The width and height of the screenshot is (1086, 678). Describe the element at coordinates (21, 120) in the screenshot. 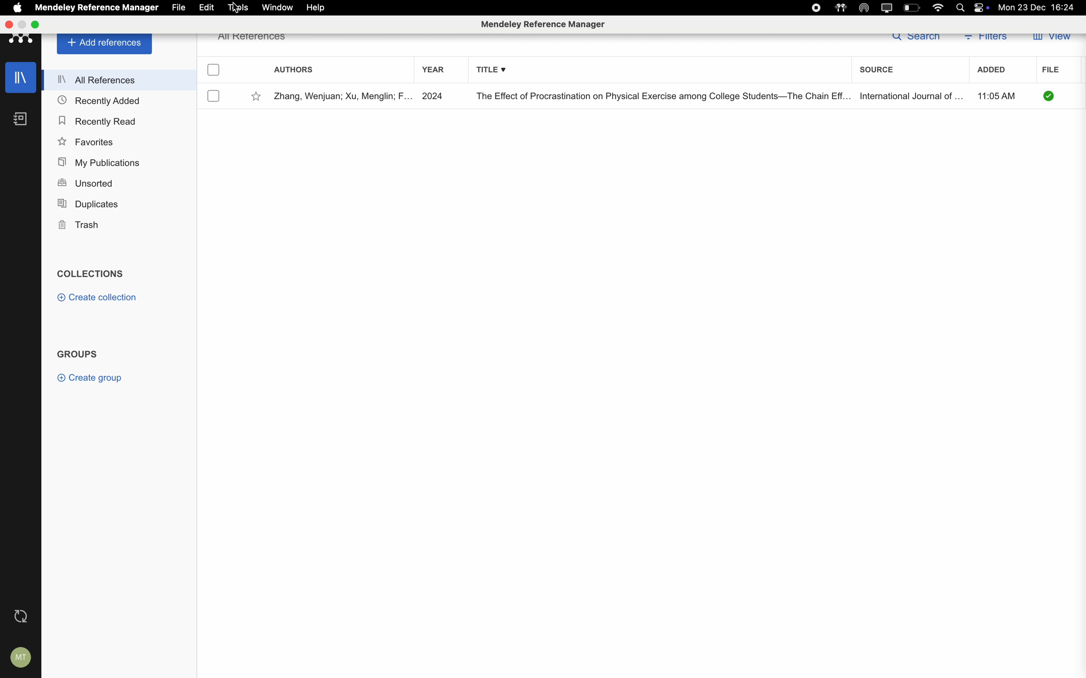

I see `notebooks` at that location.